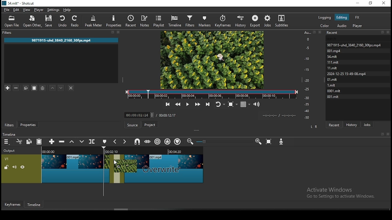 The image size is (392, 220). Describe the element at coordinates (7, 167) in the screenshot. I see `(un)locked` at that location.